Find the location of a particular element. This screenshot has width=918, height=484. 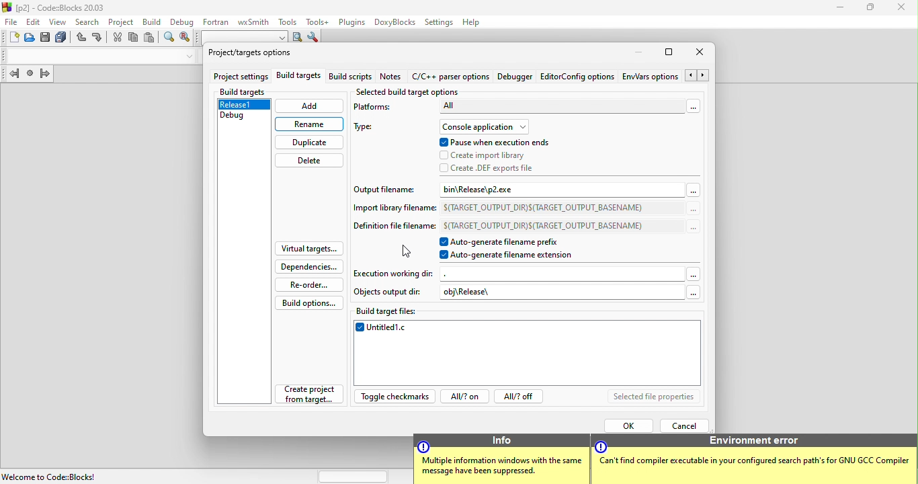

build is located at coordinates (150, 21).